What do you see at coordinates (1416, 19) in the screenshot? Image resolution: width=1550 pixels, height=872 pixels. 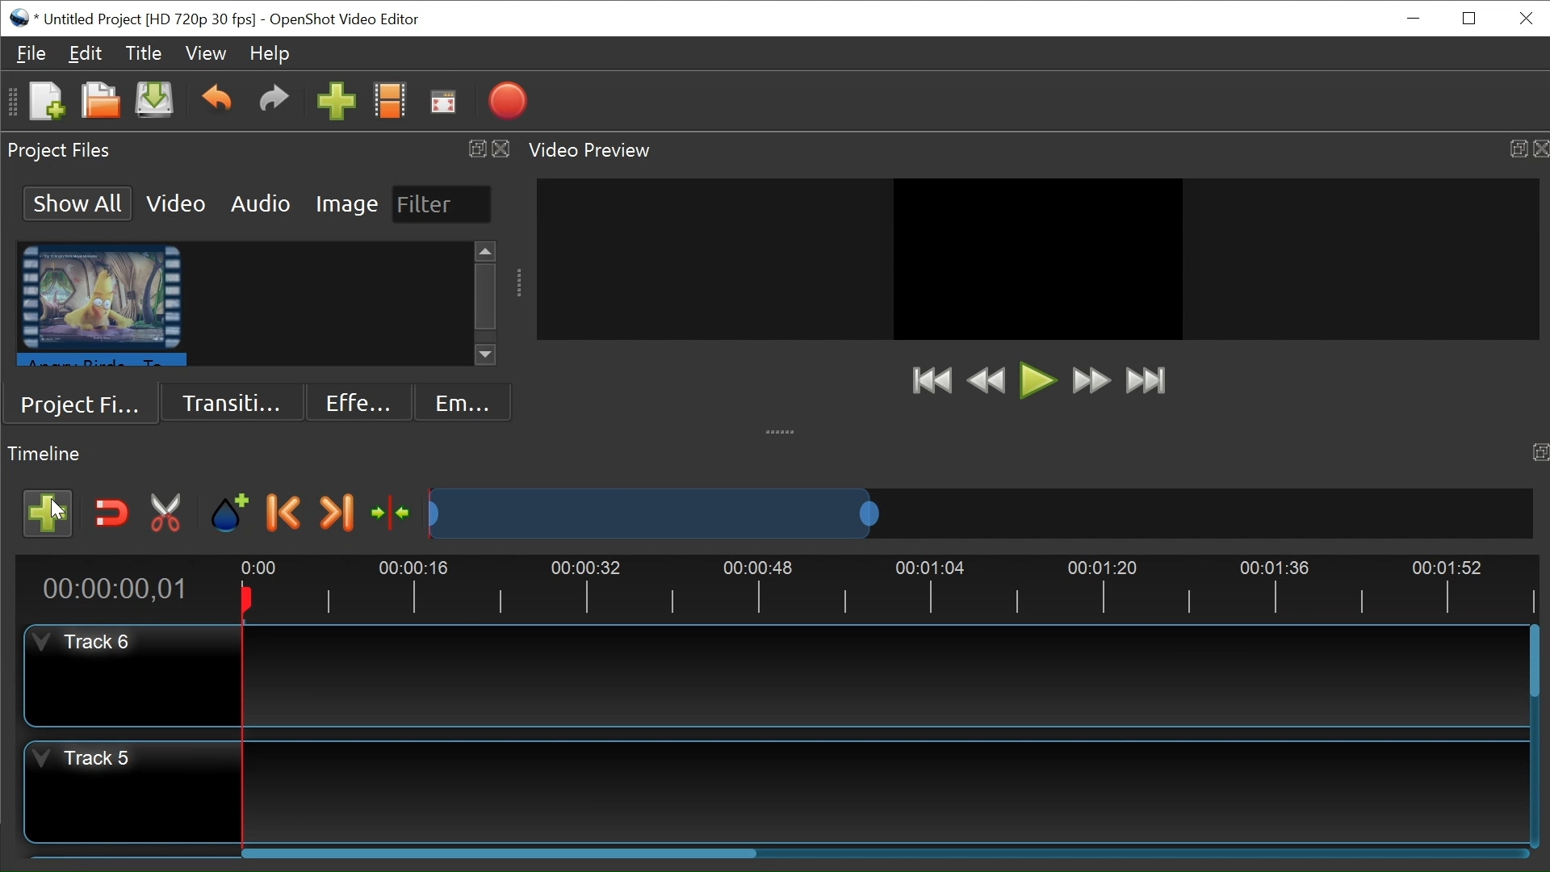 I see `minimize` at bounding box center [1416, 19].